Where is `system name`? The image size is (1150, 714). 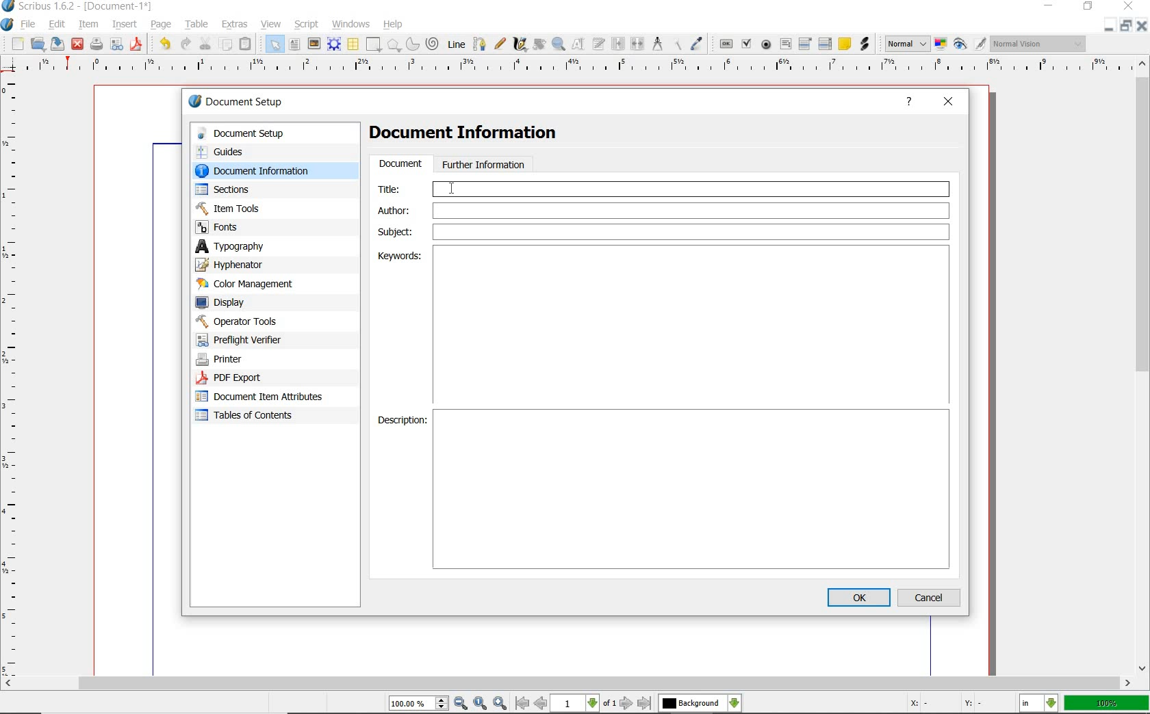 system name is located at coordinates (77, 7).